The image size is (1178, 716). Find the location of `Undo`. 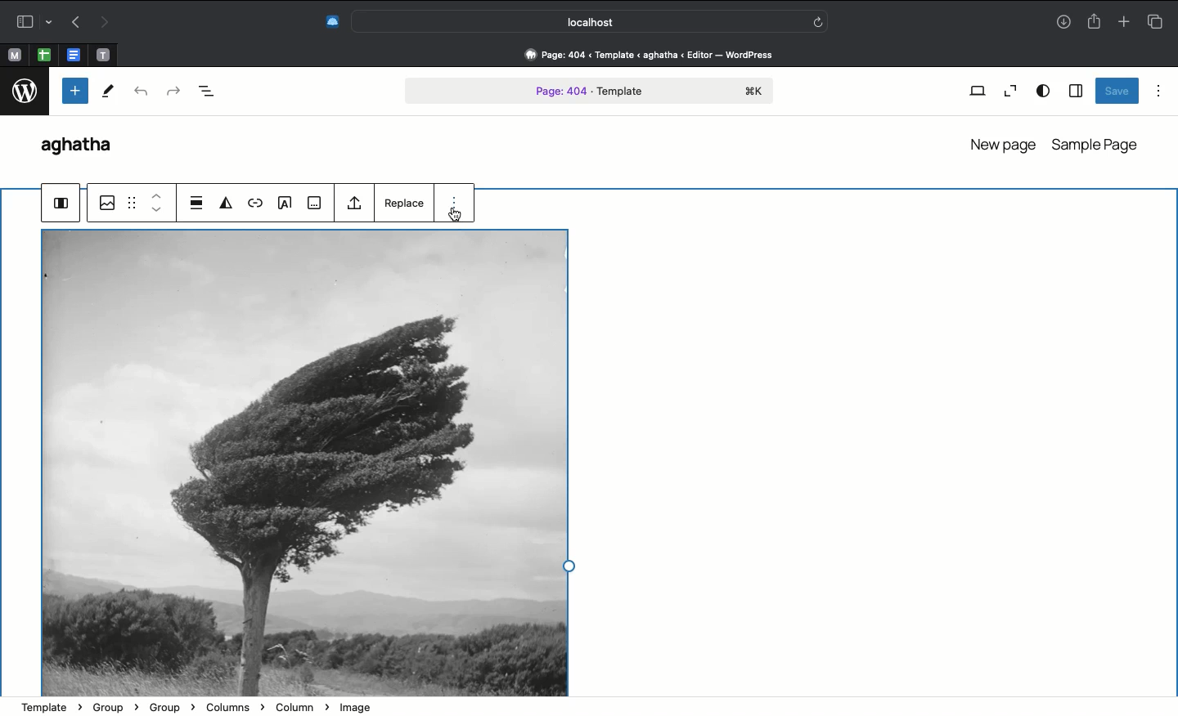

Undo is located at coordinates (76, 21).